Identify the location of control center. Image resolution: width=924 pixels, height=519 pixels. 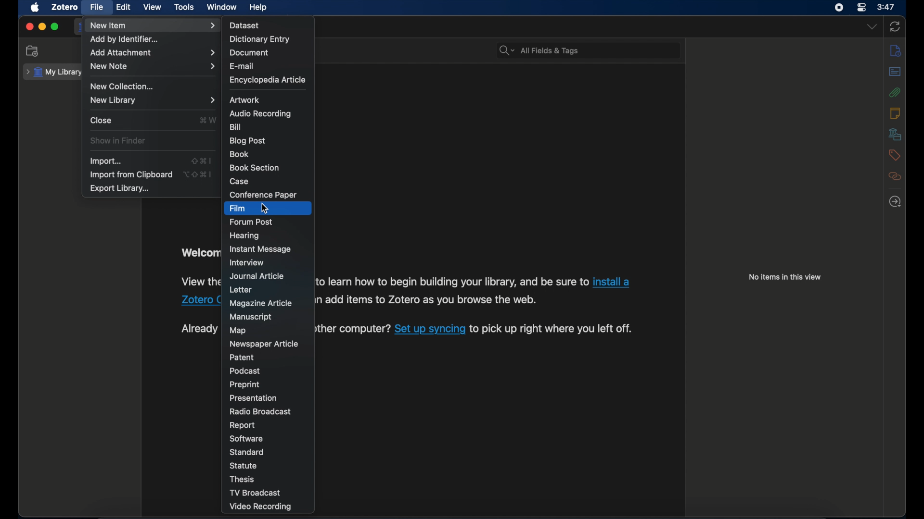
(862, 8).